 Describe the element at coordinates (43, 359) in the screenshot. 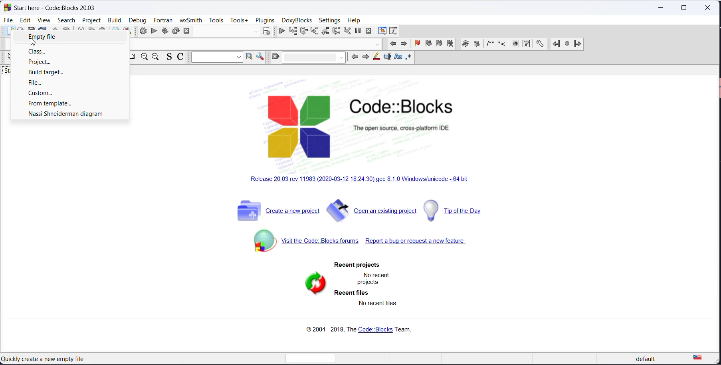

I see `Quickly create a new empty file` at that location.